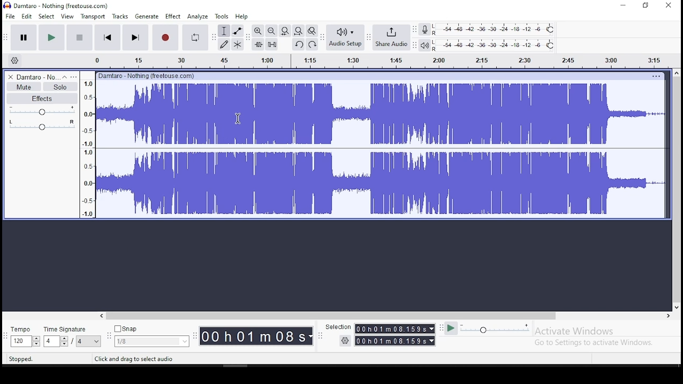  Describe the element at coordinates (194, 38) in the screenshot. I see `enable looping` at that location.